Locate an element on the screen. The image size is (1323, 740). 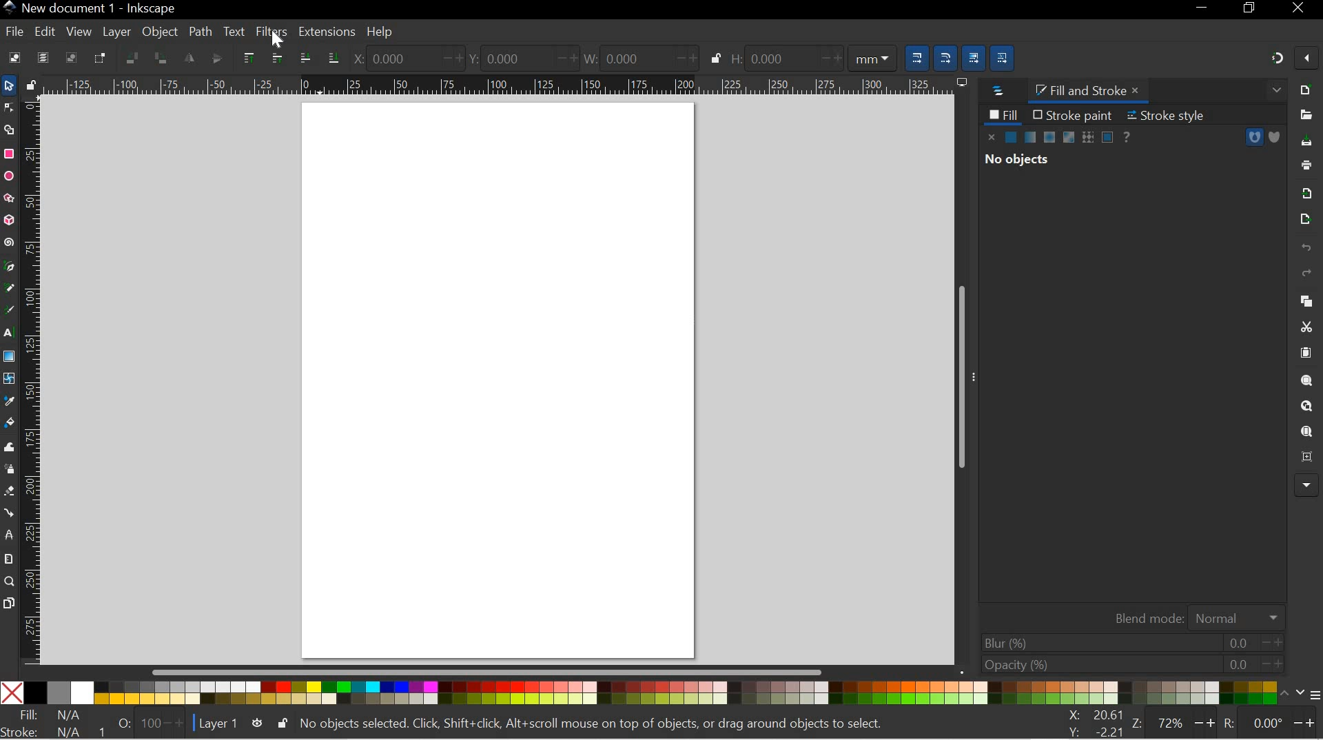
MOVE GRADIENTS is located at coordinates (975, 55).